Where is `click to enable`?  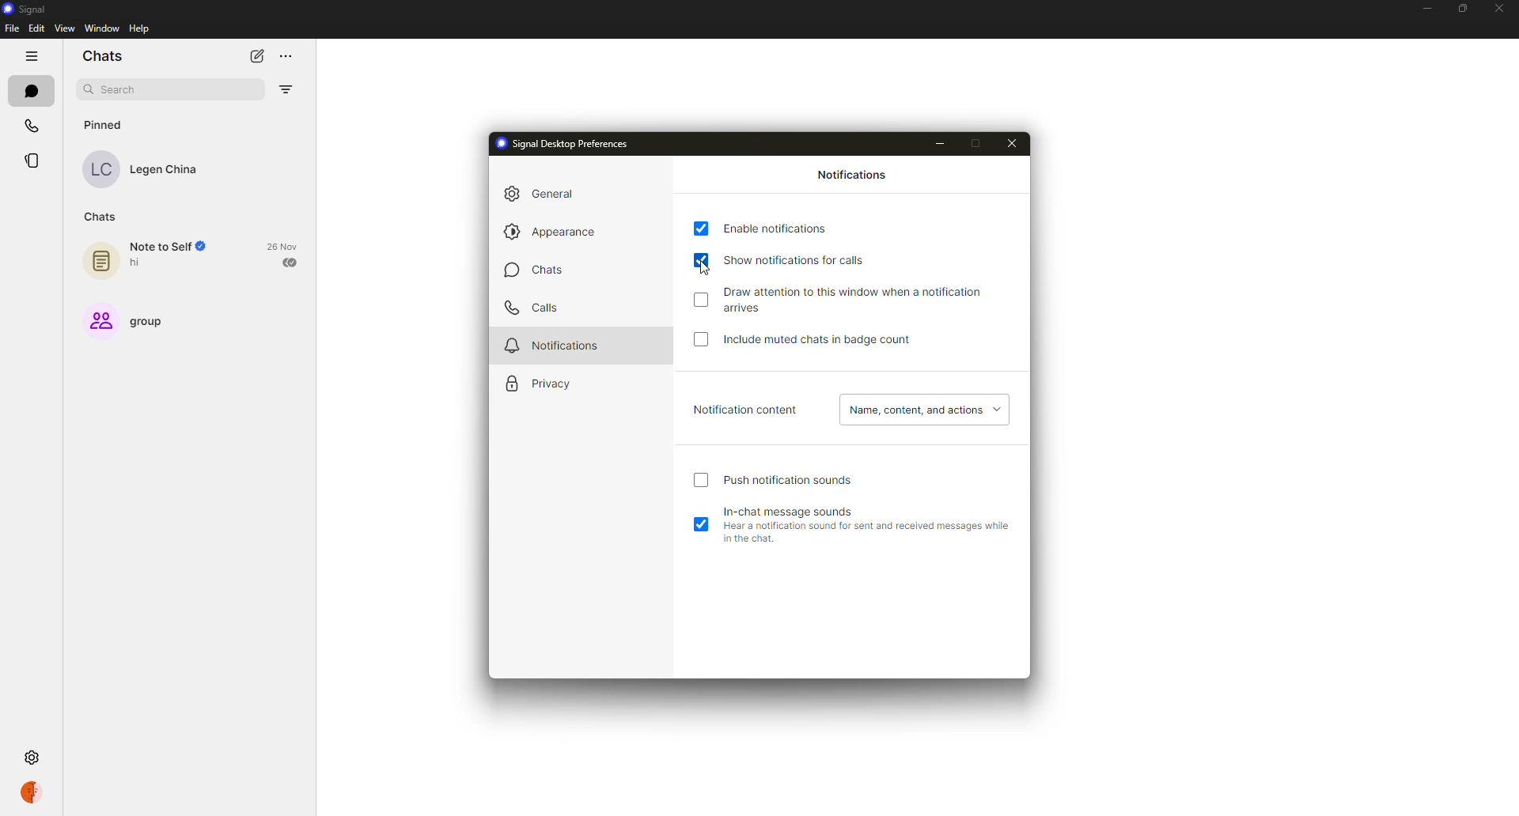
click to enable is located at coordinates (698, 338).